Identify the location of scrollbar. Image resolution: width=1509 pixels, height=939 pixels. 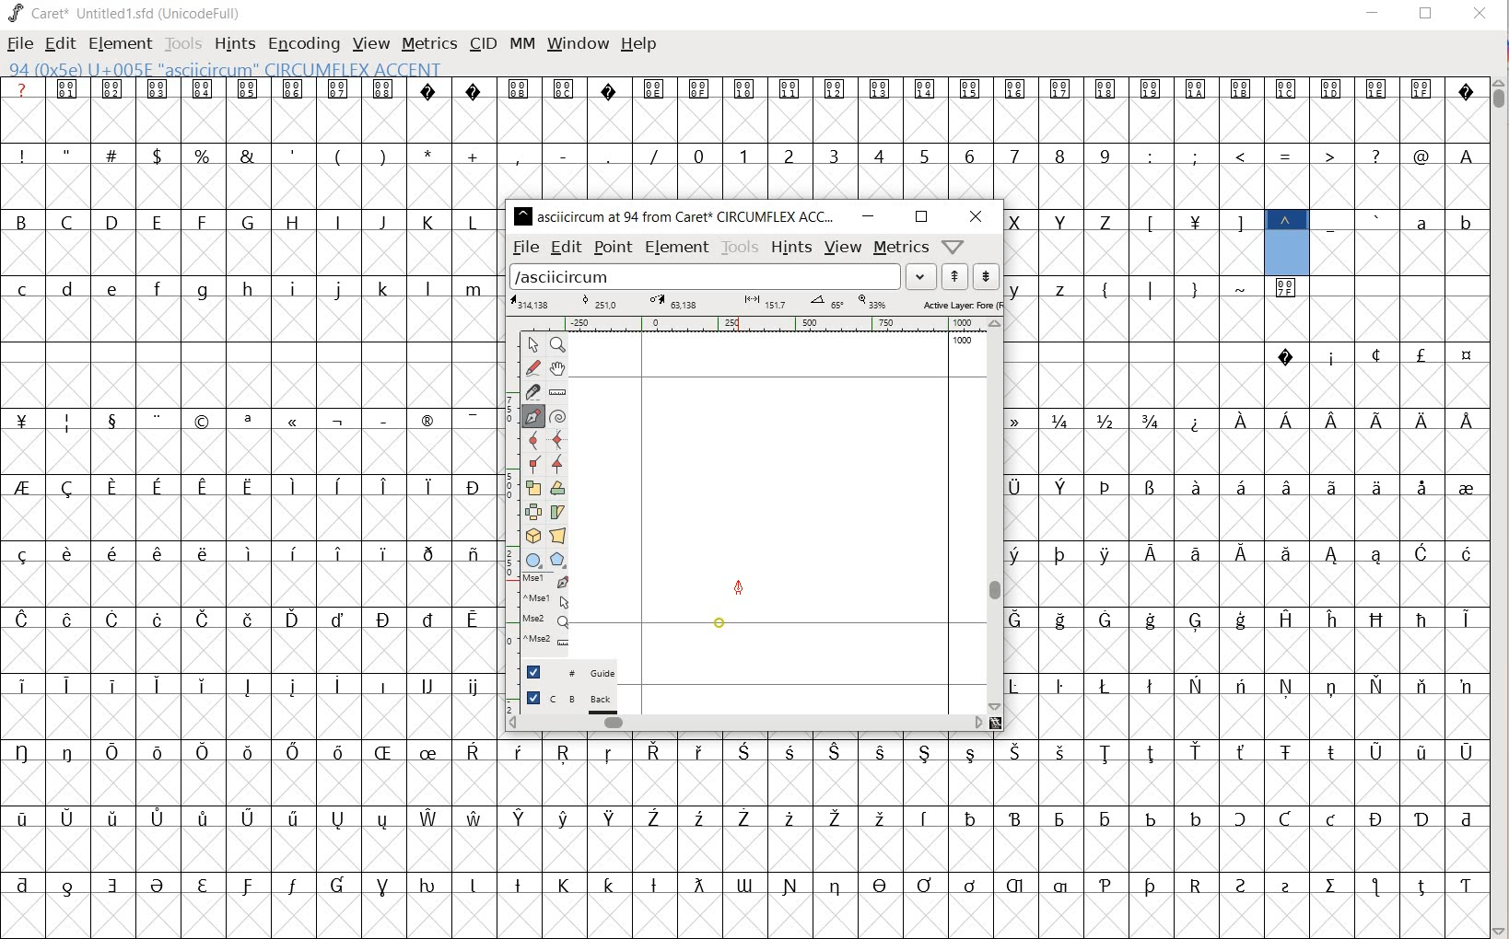
(996, 516).